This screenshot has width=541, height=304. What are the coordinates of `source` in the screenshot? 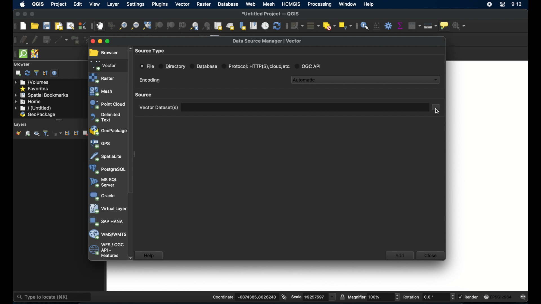 It's located at (145, 95).